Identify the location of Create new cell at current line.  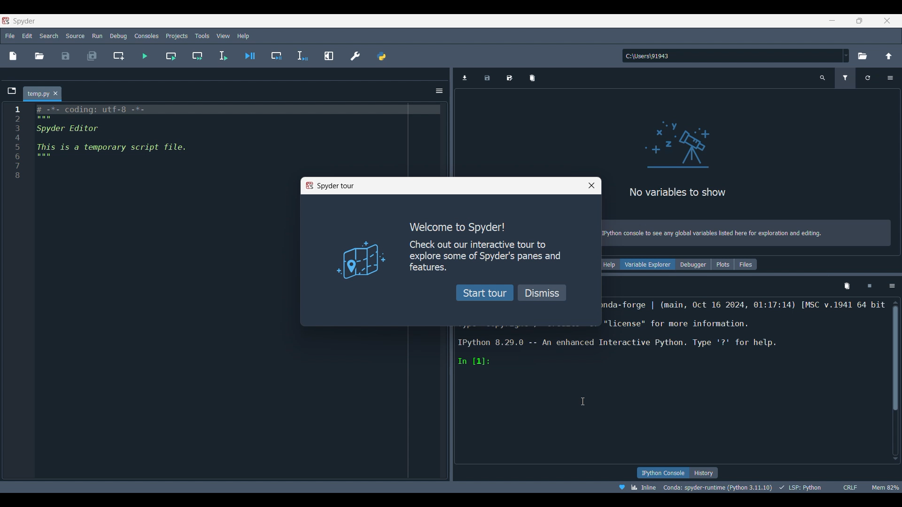
(119, 56).